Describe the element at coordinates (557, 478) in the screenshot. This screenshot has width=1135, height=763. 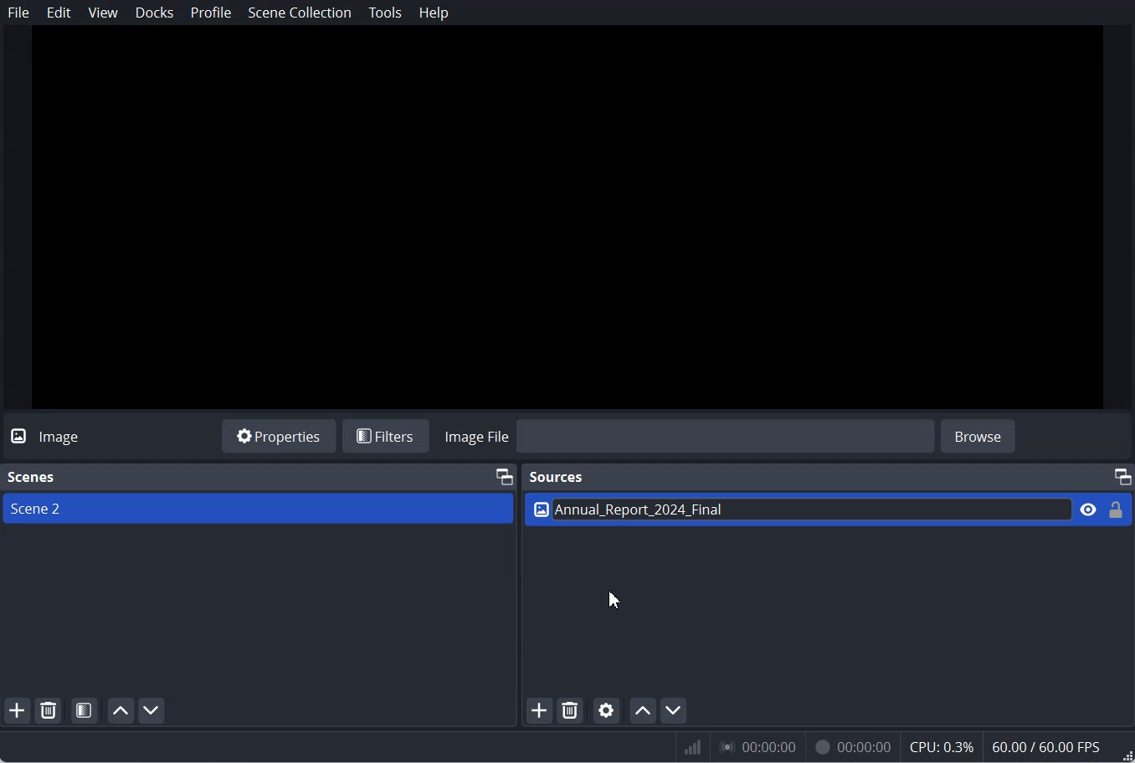
I see `Sources` at that location.